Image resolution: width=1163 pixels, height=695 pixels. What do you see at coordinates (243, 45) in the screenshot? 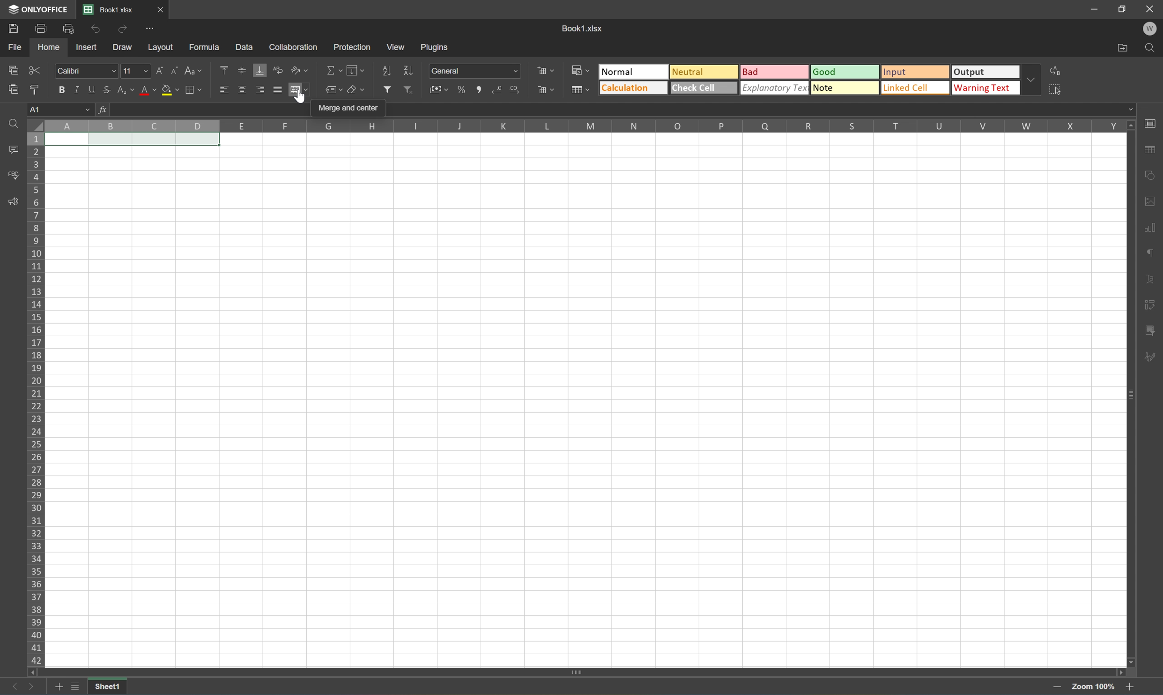
I see `Data` at bounding box center [243, 45].